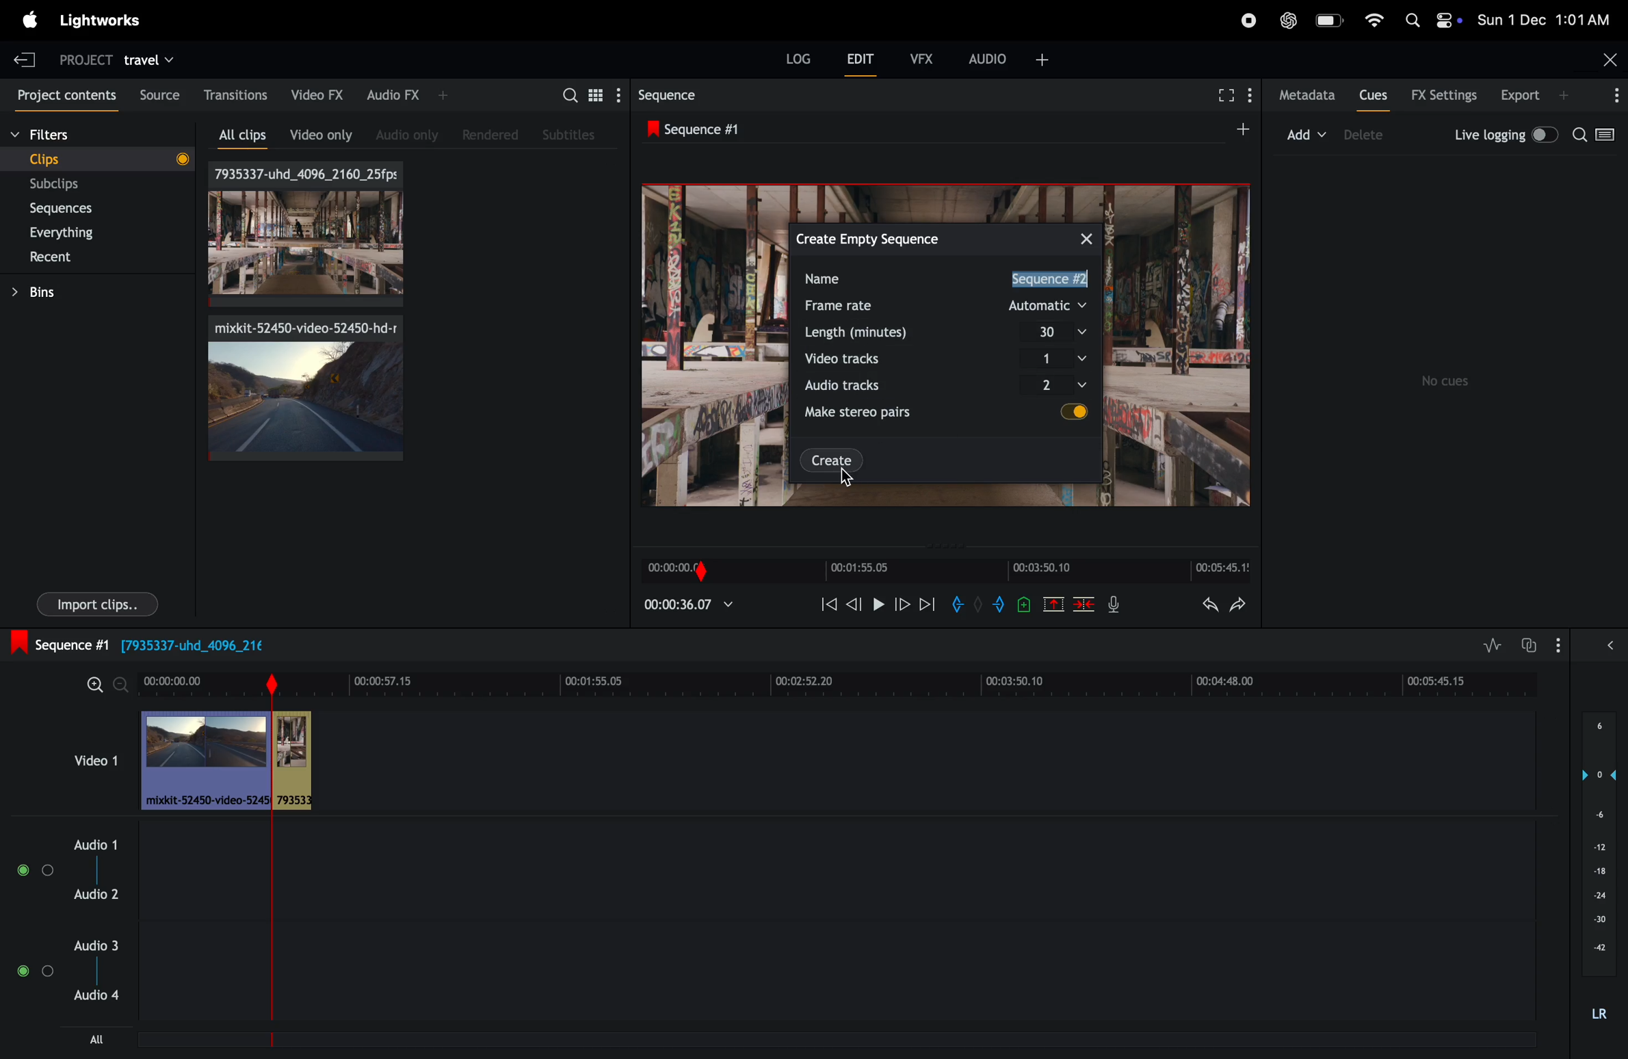  I want to click on toggle audio levels, so click(1492, 645).